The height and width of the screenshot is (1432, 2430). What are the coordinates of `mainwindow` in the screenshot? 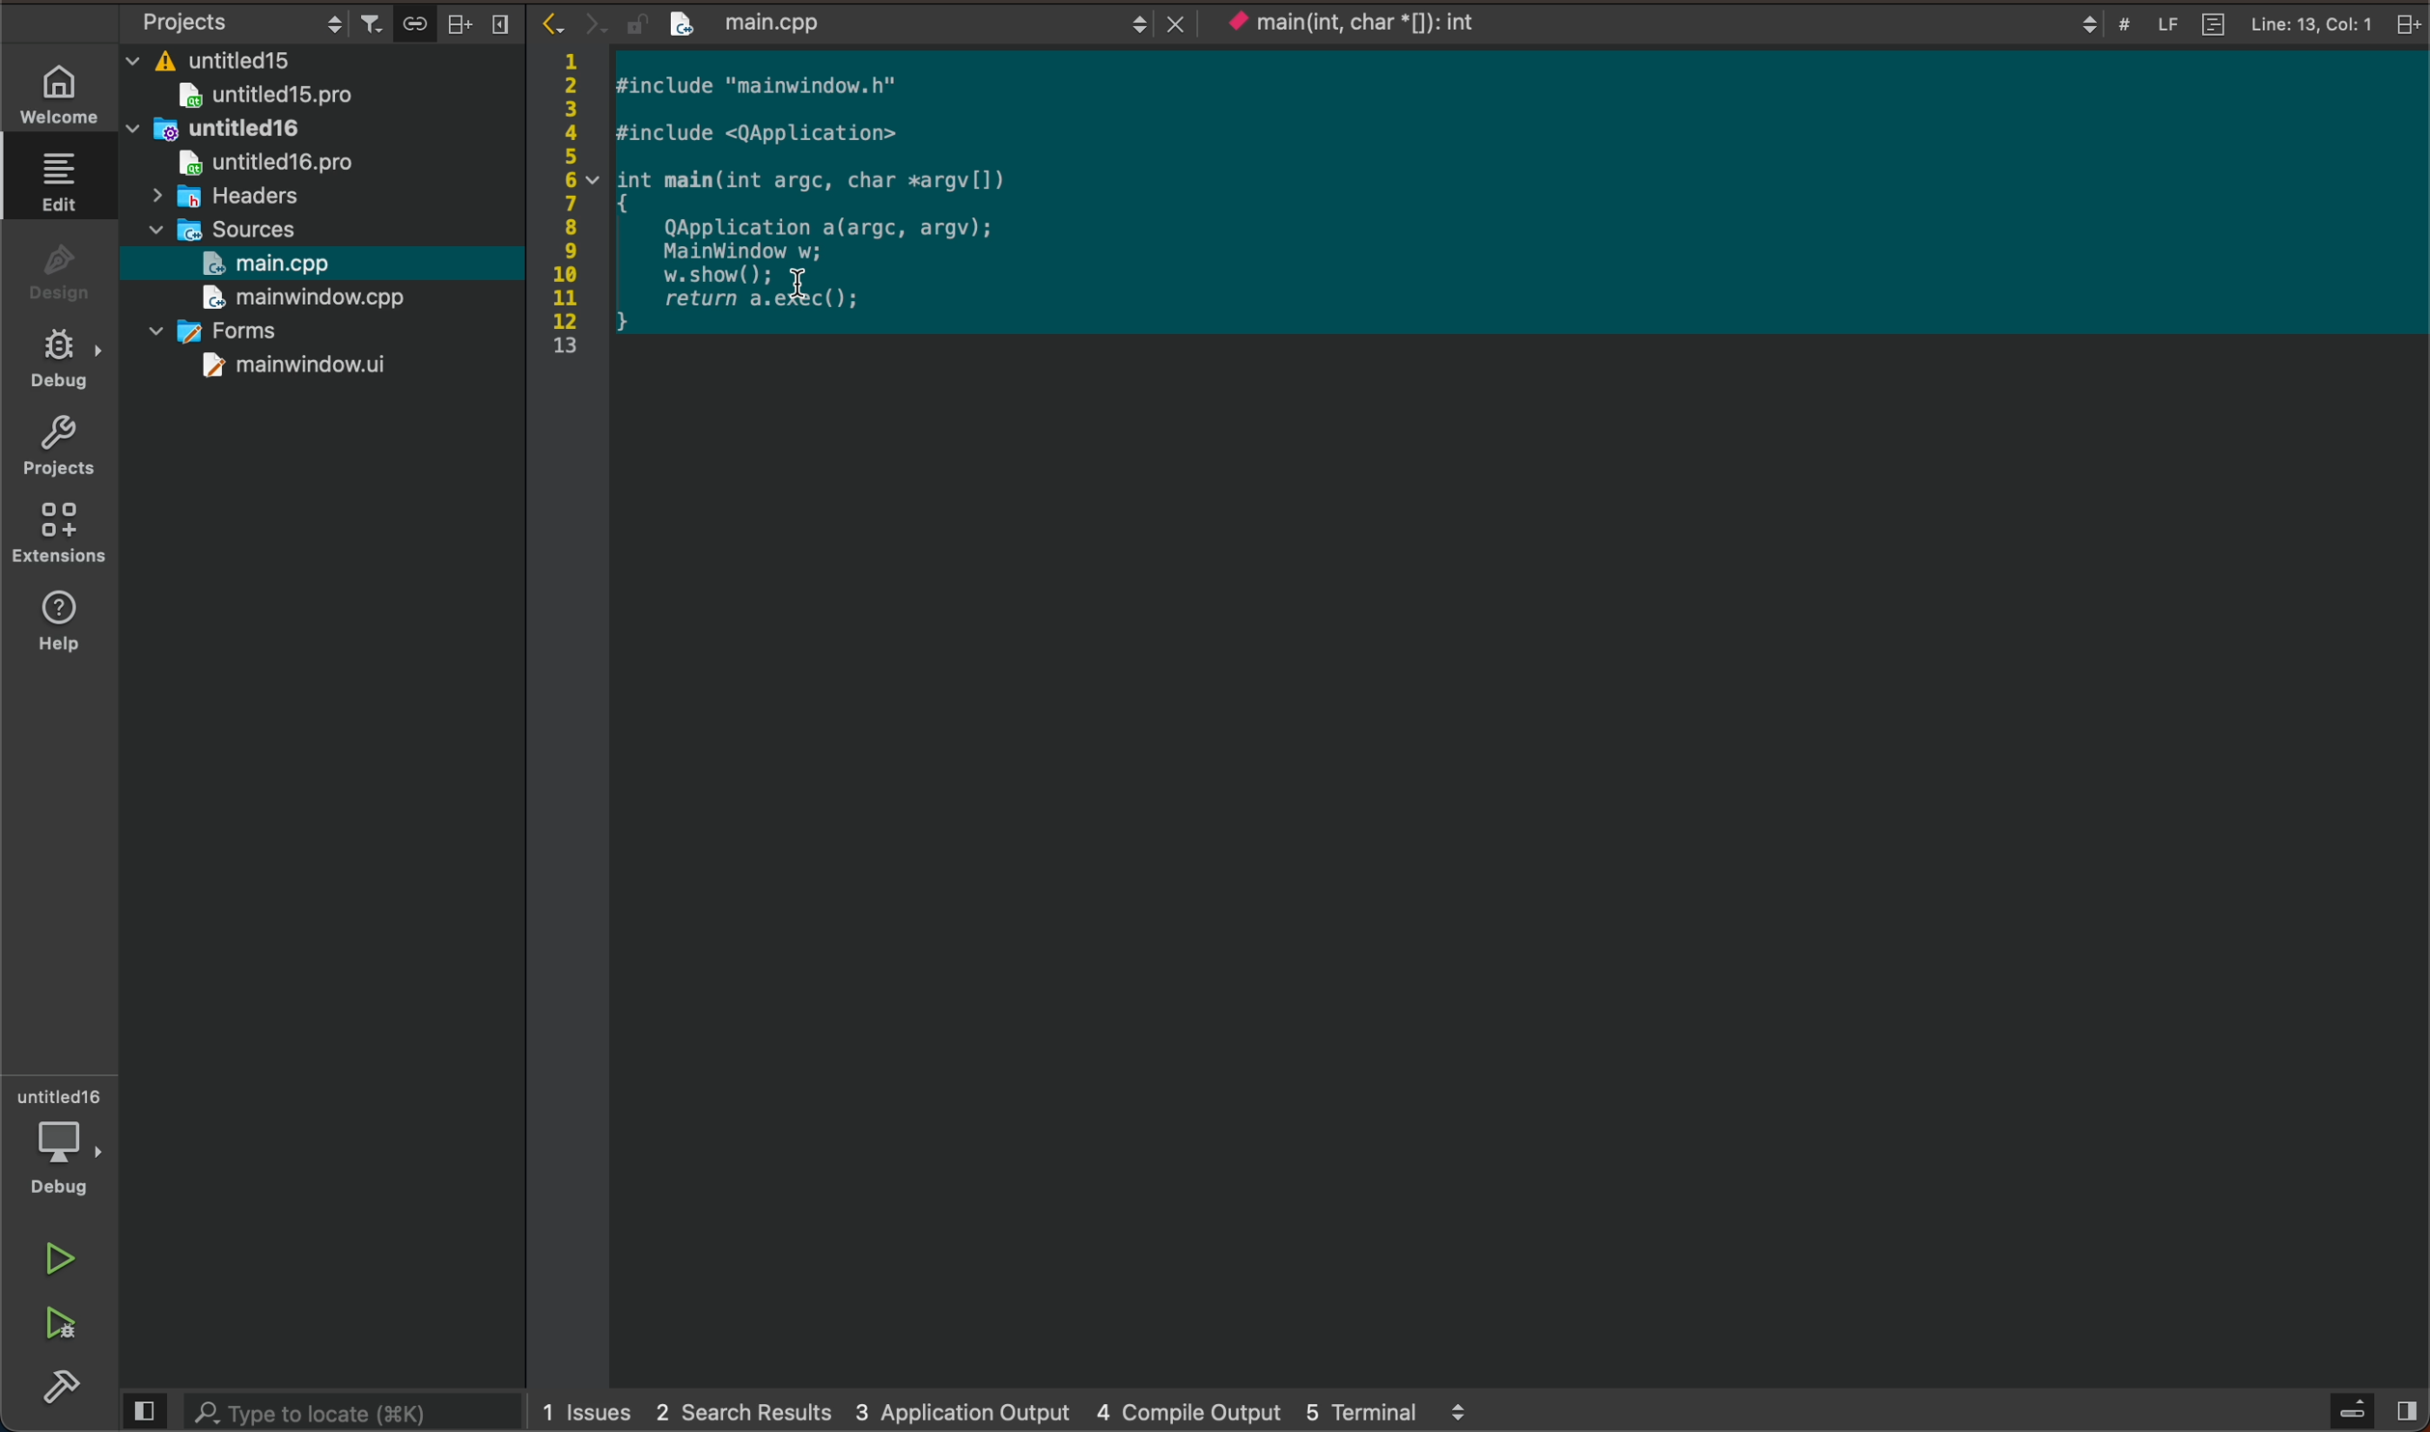 It's located at (295, 366).